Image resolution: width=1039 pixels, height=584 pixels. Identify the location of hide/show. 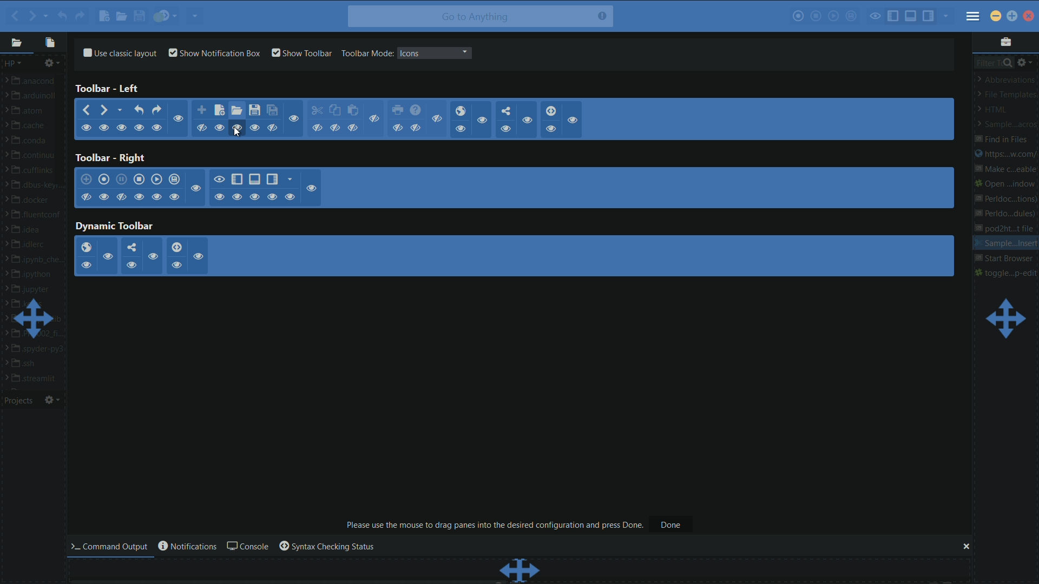
(272, 196).